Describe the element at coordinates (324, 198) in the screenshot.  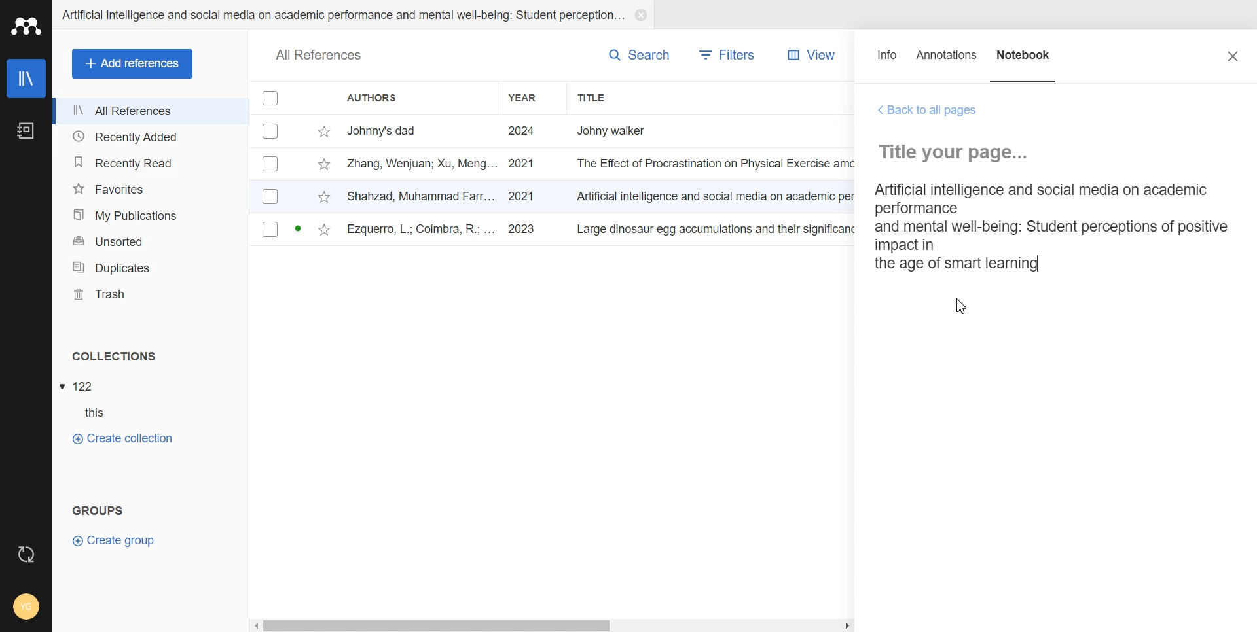
I see `star` at that location.